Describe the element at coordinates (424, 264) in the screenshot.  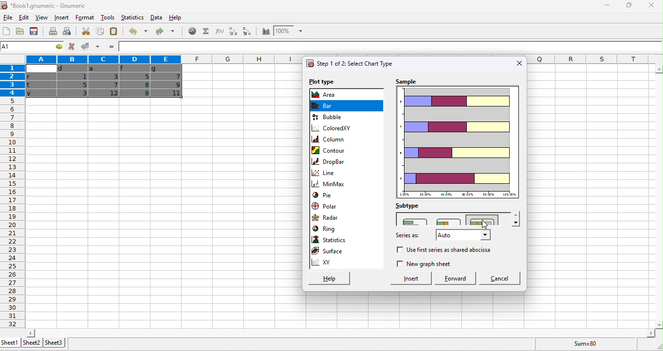
I see `new graph sheet` at that location.